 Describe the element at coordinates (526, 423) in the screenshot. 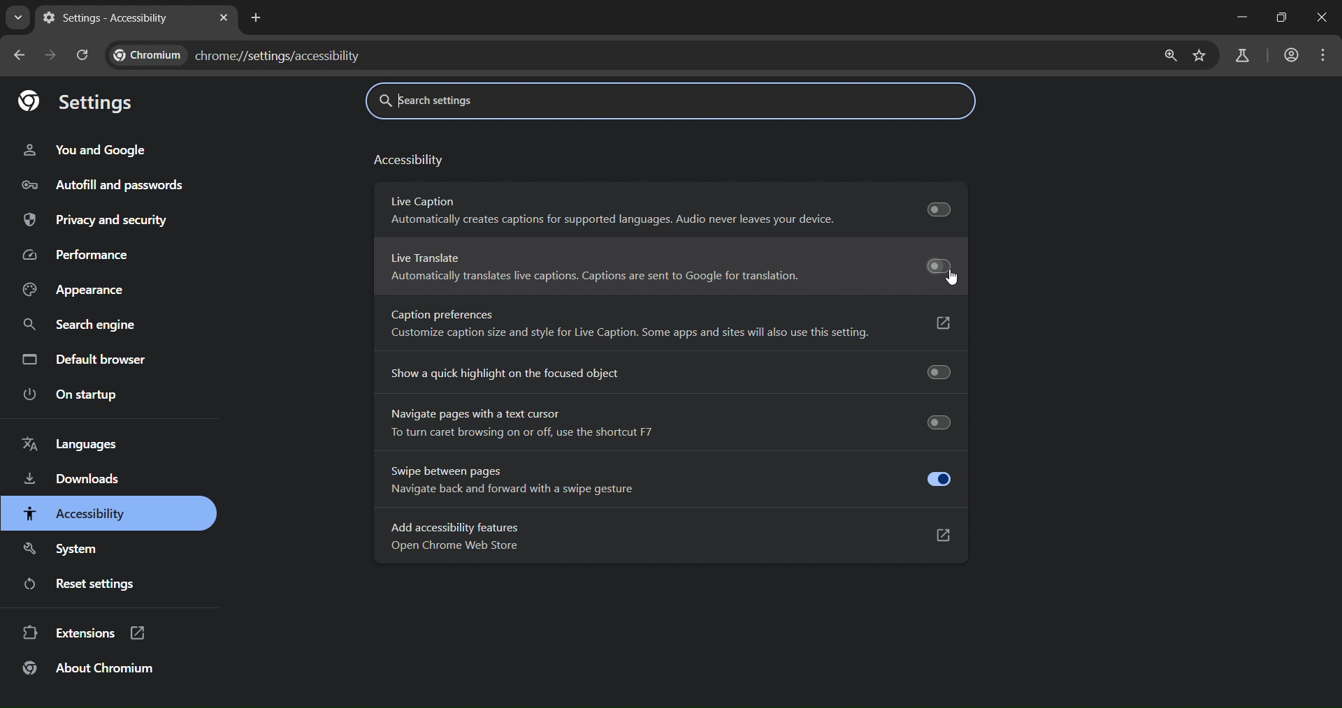

I see `Navigate pages with a text cursor
To turn caret browsing on or off, use the shortcut F7` at that location.